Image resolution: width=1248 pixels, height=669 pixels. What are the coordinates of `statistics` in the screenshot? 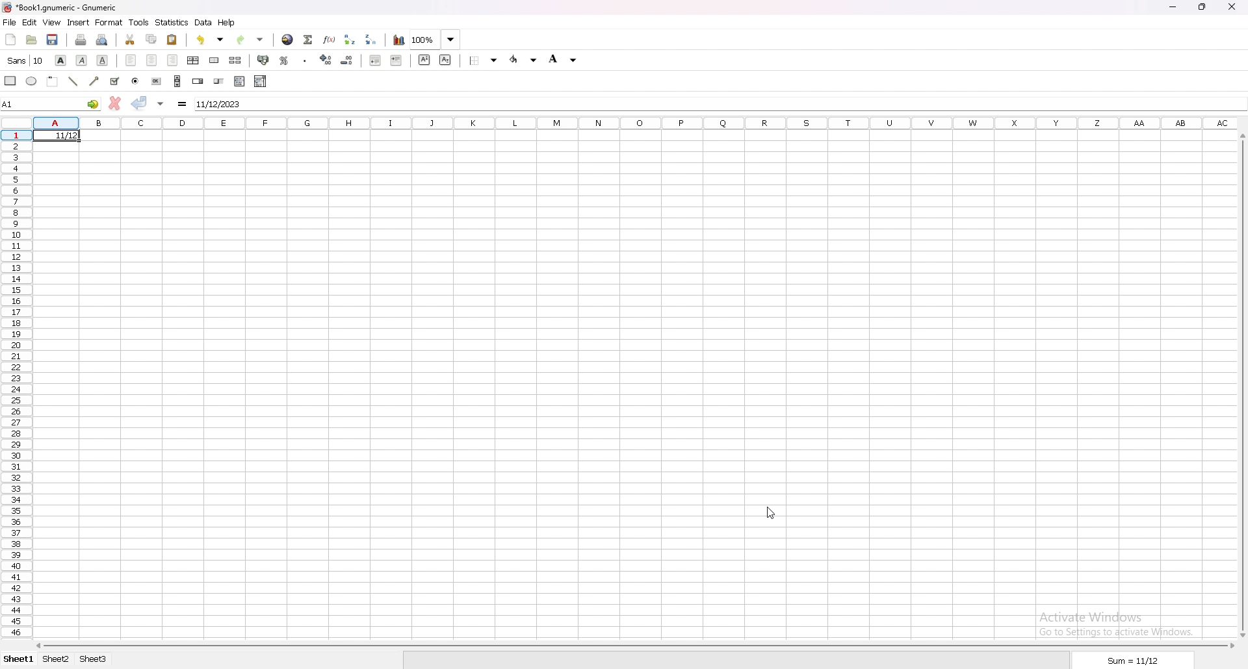 It's located at (173, 22).